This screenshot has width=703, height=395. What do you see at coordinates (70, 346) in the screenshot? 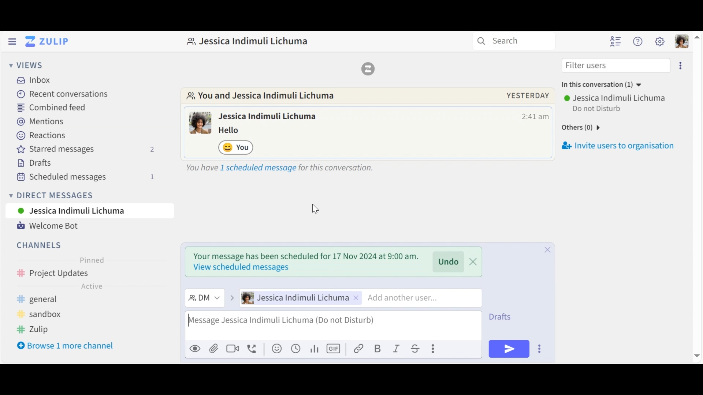
I see `Browse more channel` at bounding box center [70, 346].